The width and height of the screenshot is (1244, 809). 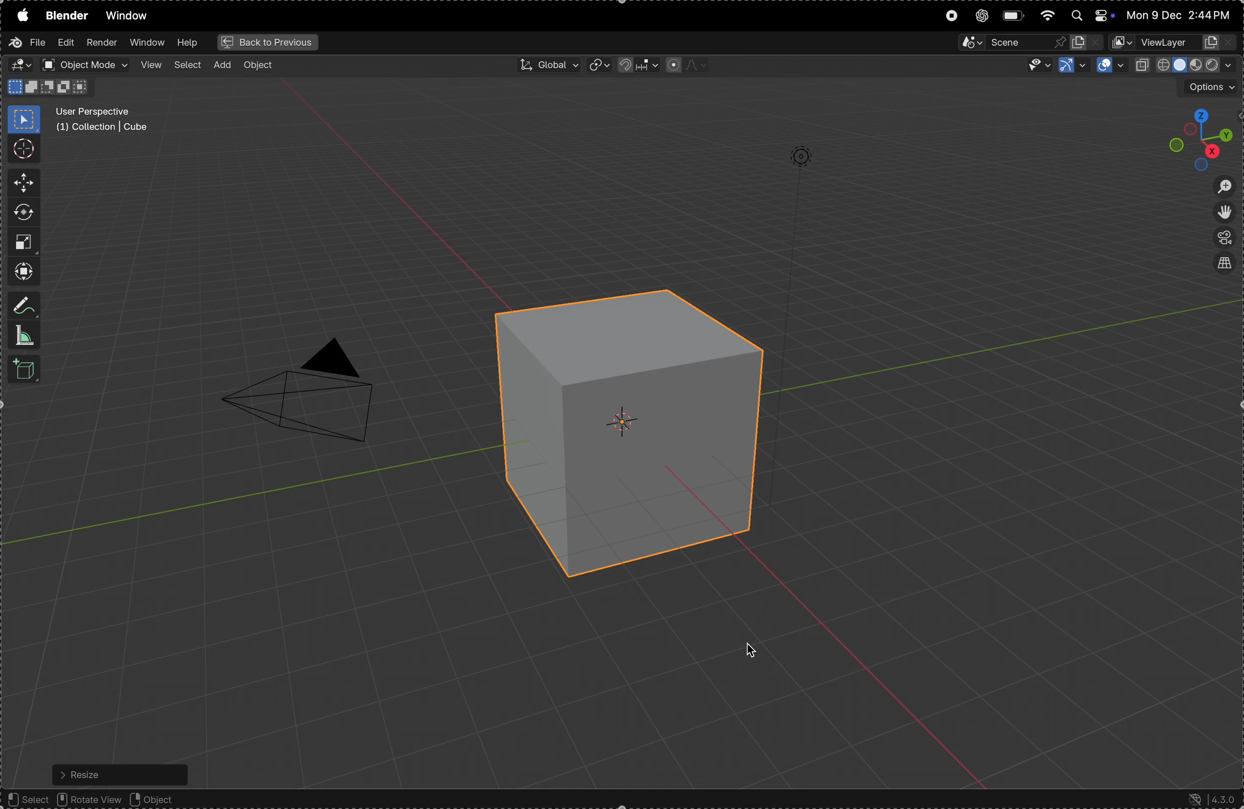 What do you see at coordinates (65, 18) in the screenshot?
I see `blender` at bounding box center [65, 18].